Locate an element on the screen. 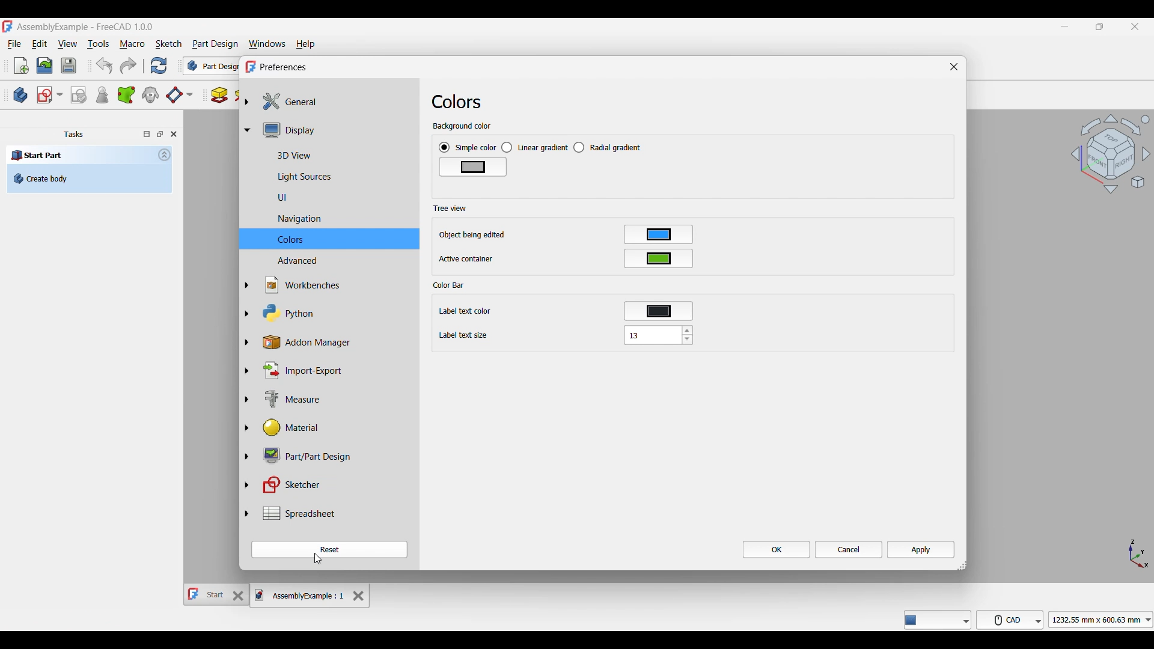 Image resolution: width=1154 pixels, height=649 pixels. Part design is located at coordinates (215, 44).